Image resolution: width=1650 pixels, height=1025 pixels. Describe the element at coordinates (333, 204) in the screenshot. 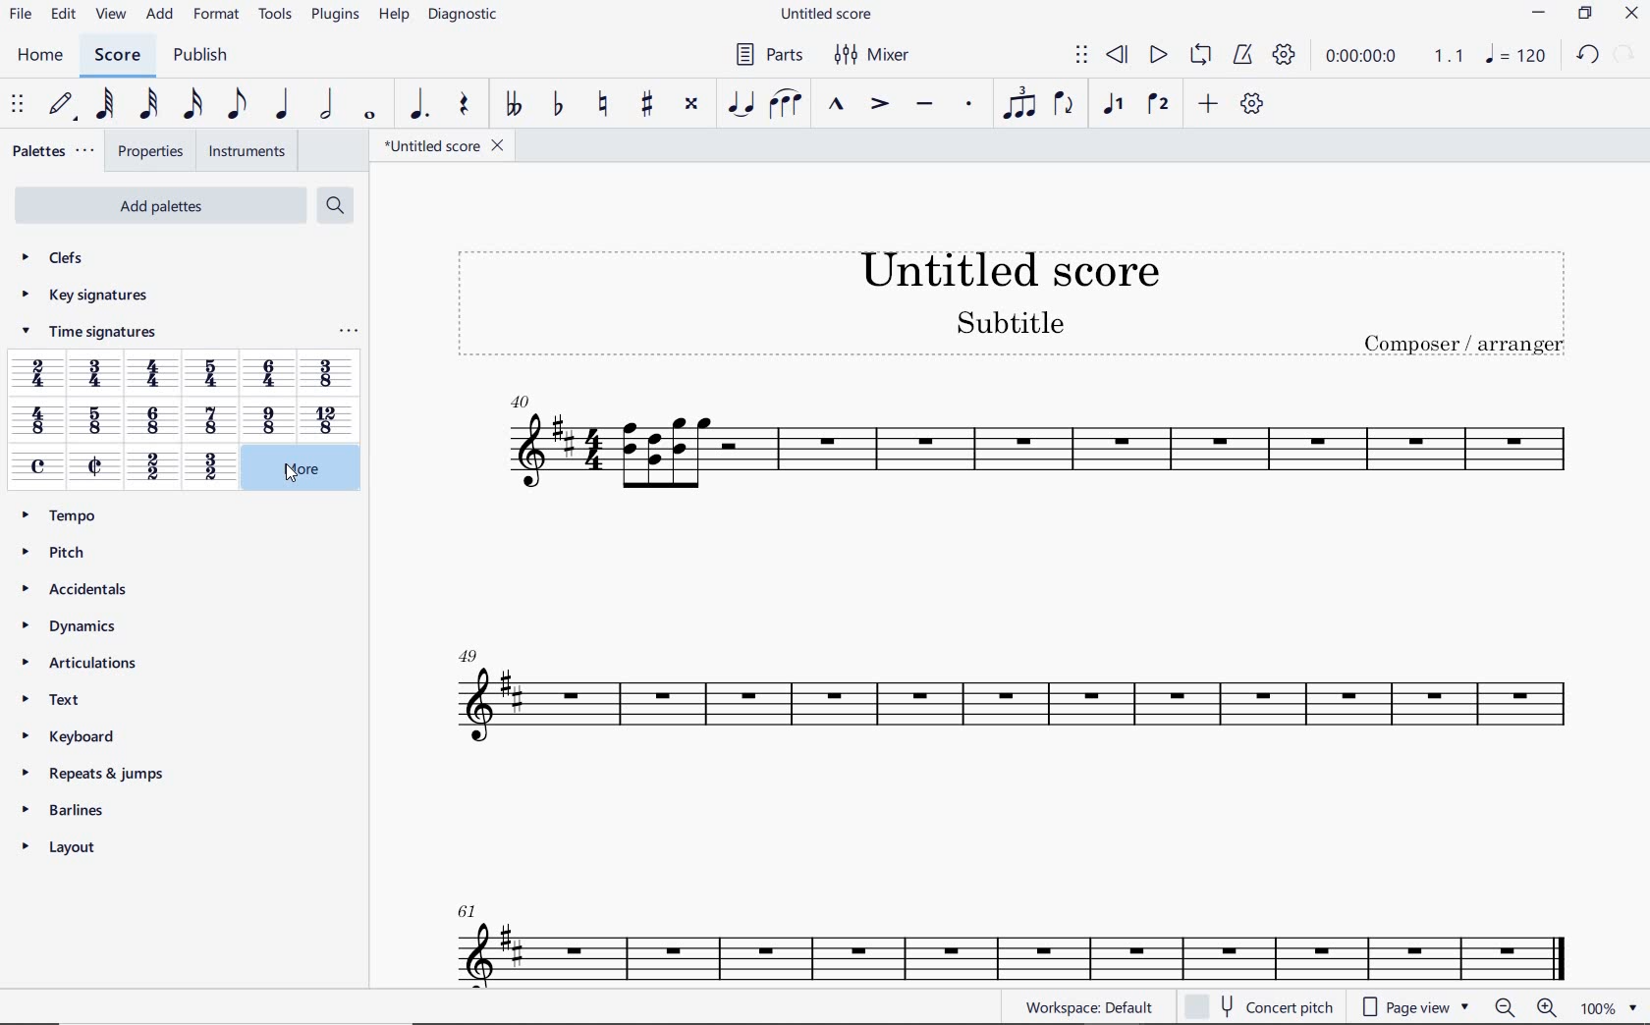

I see `SEARCH PALETTES` at that location.